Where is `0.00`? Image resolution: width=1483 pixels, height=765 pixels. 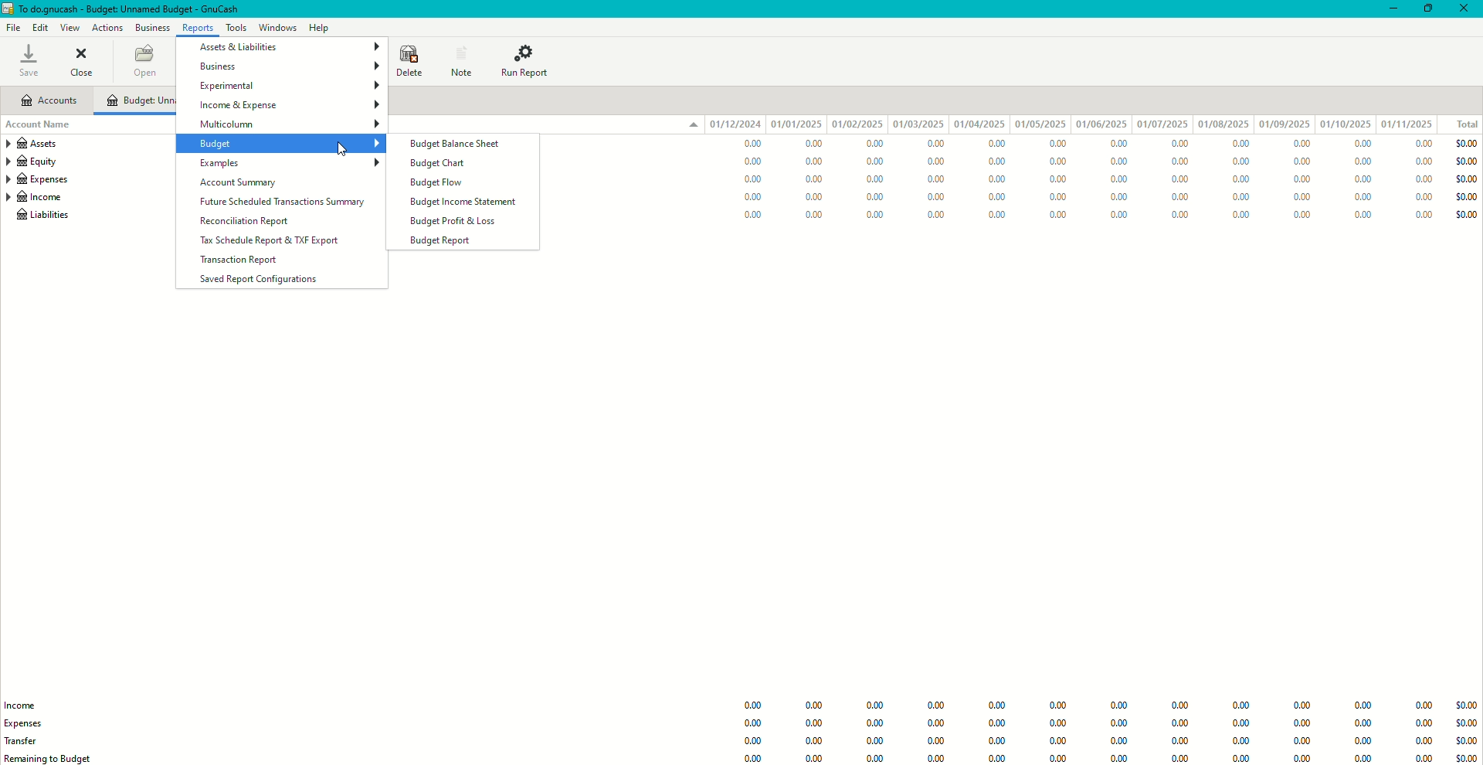
0.00 is located at coordinates (1305, 181).